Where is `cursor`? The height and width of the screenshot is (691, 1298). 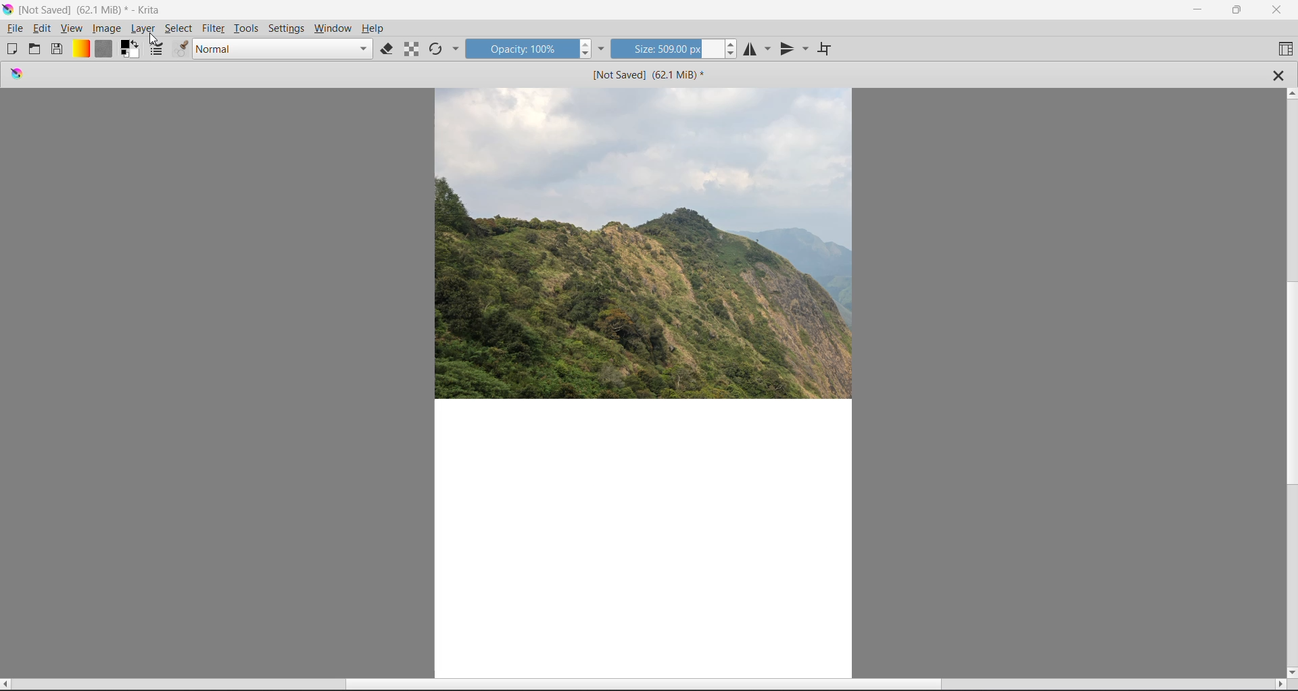 cursor is located at coordinates (155, 40).